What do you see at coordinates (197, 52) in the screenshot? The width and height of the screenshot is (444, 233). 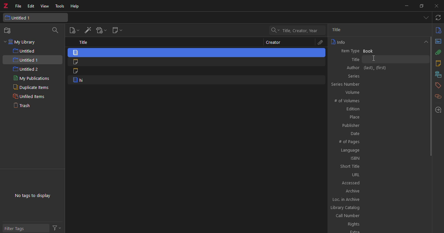 I see `selected item` at bounding box center [197, 52].